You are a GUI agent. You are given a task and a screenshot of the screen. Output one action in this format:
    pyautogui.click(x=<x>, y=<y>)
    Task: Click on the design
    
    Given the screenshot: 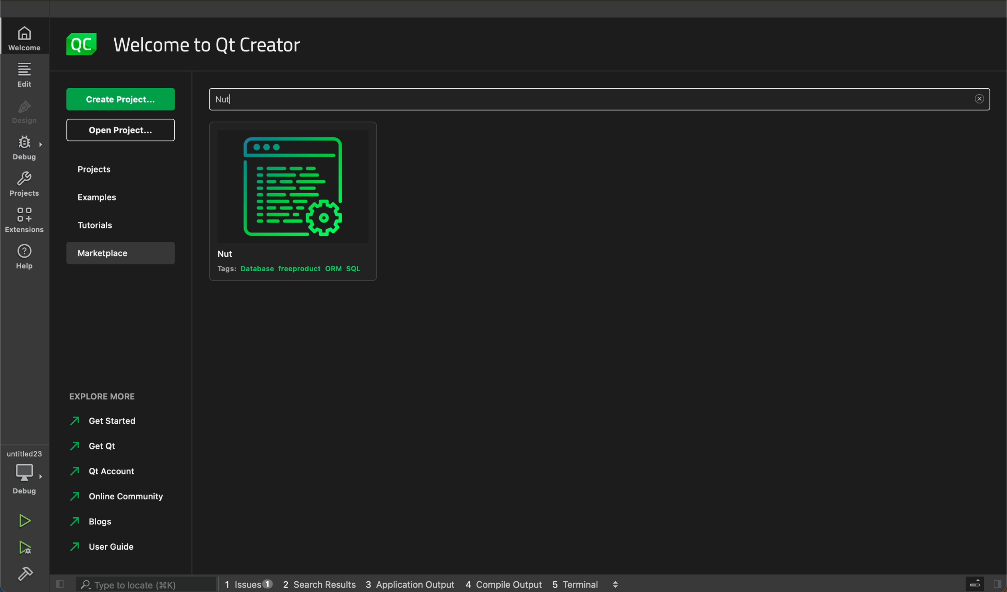 What is the action you would take?
    pyautogui.click(x=27, y=109)
    